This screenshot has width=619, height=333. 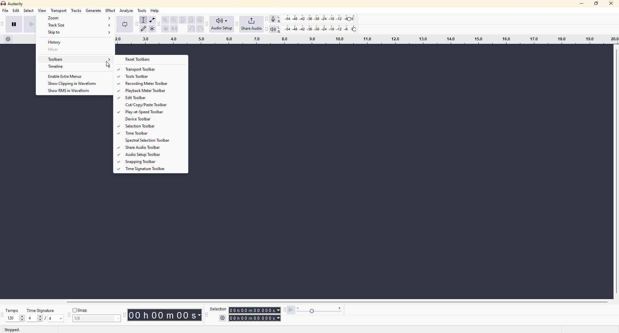 I want to click on Track Size, so click(x=80, y=25).